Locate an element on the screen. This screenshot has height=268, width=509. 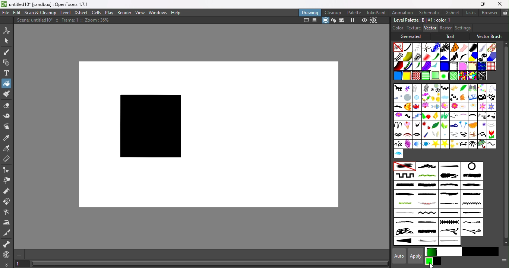
rain is located at coordinates (445, 134).